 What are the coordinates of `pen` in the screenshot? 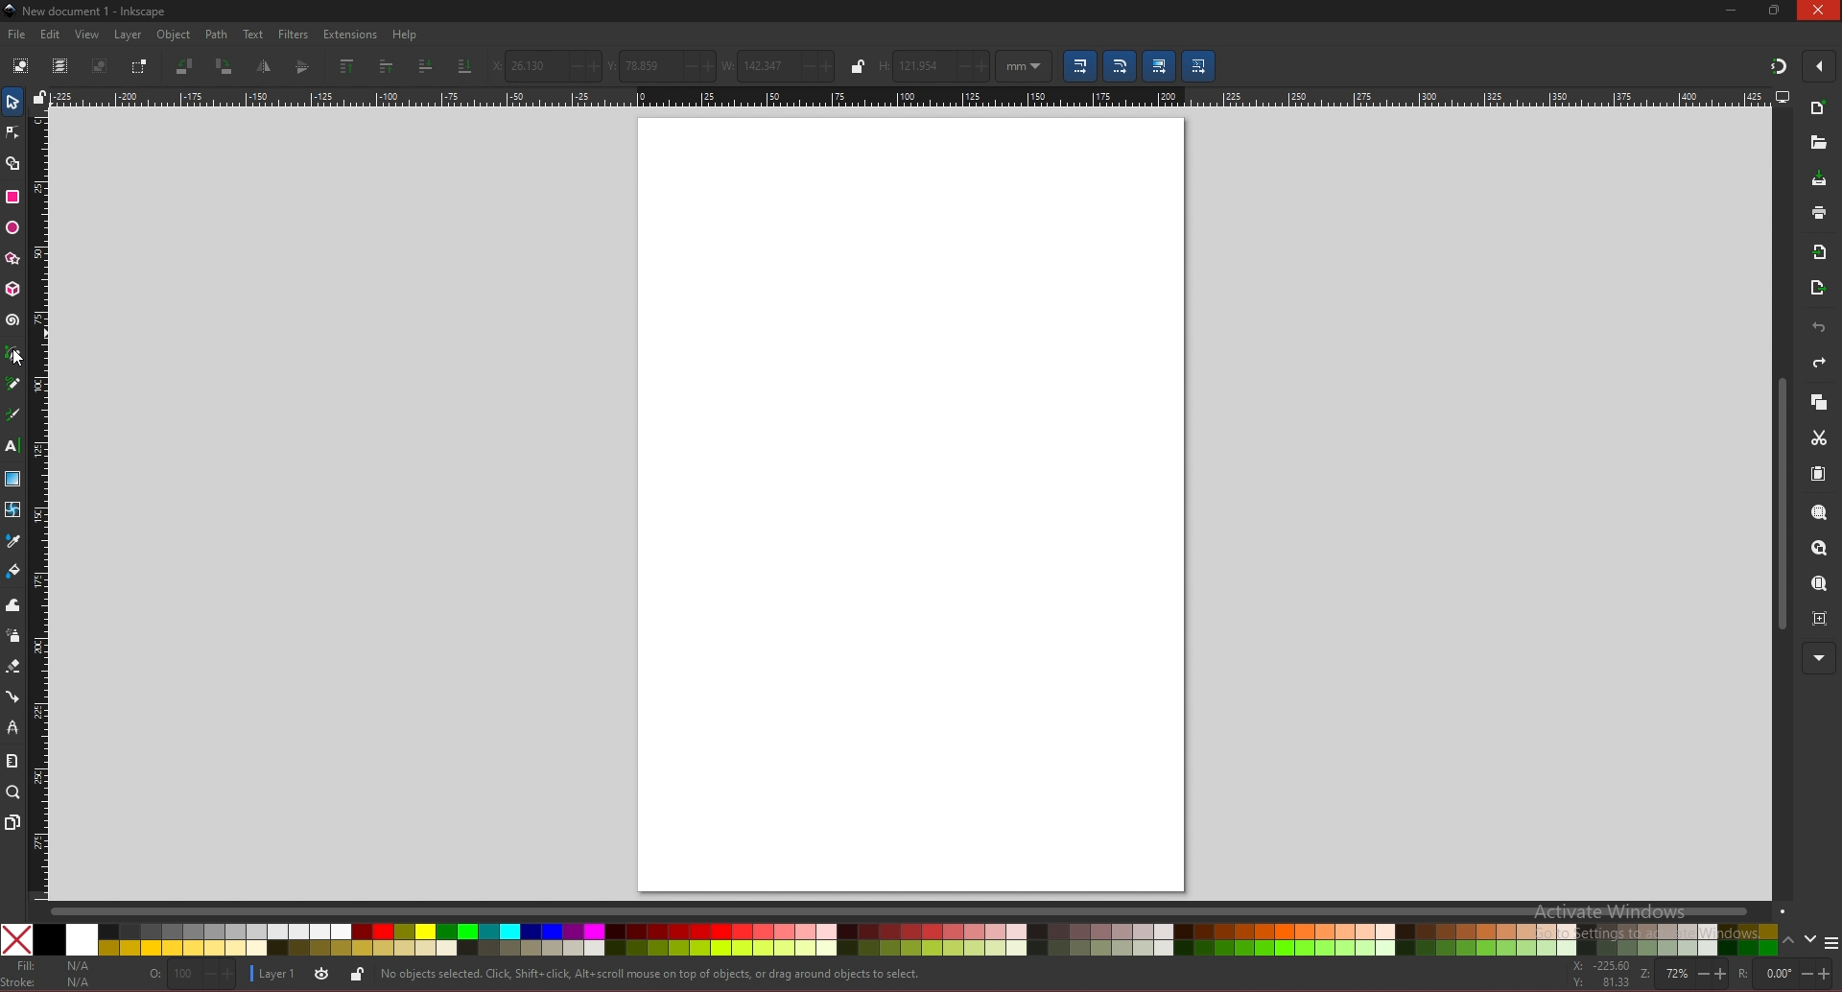 It's located at (16, 354).